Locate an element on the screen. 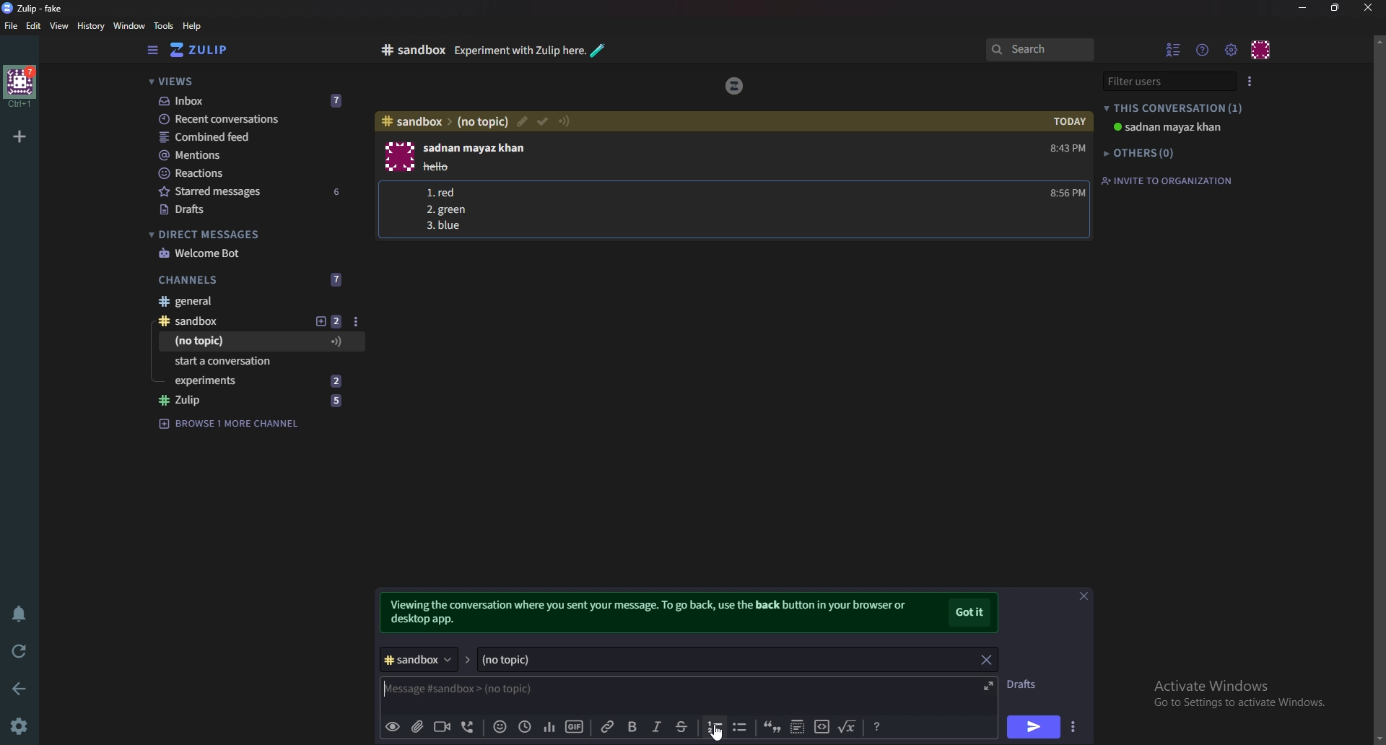 The height and width of the screenshot is (745, 1386). quote is located at coordinates (773, 728).